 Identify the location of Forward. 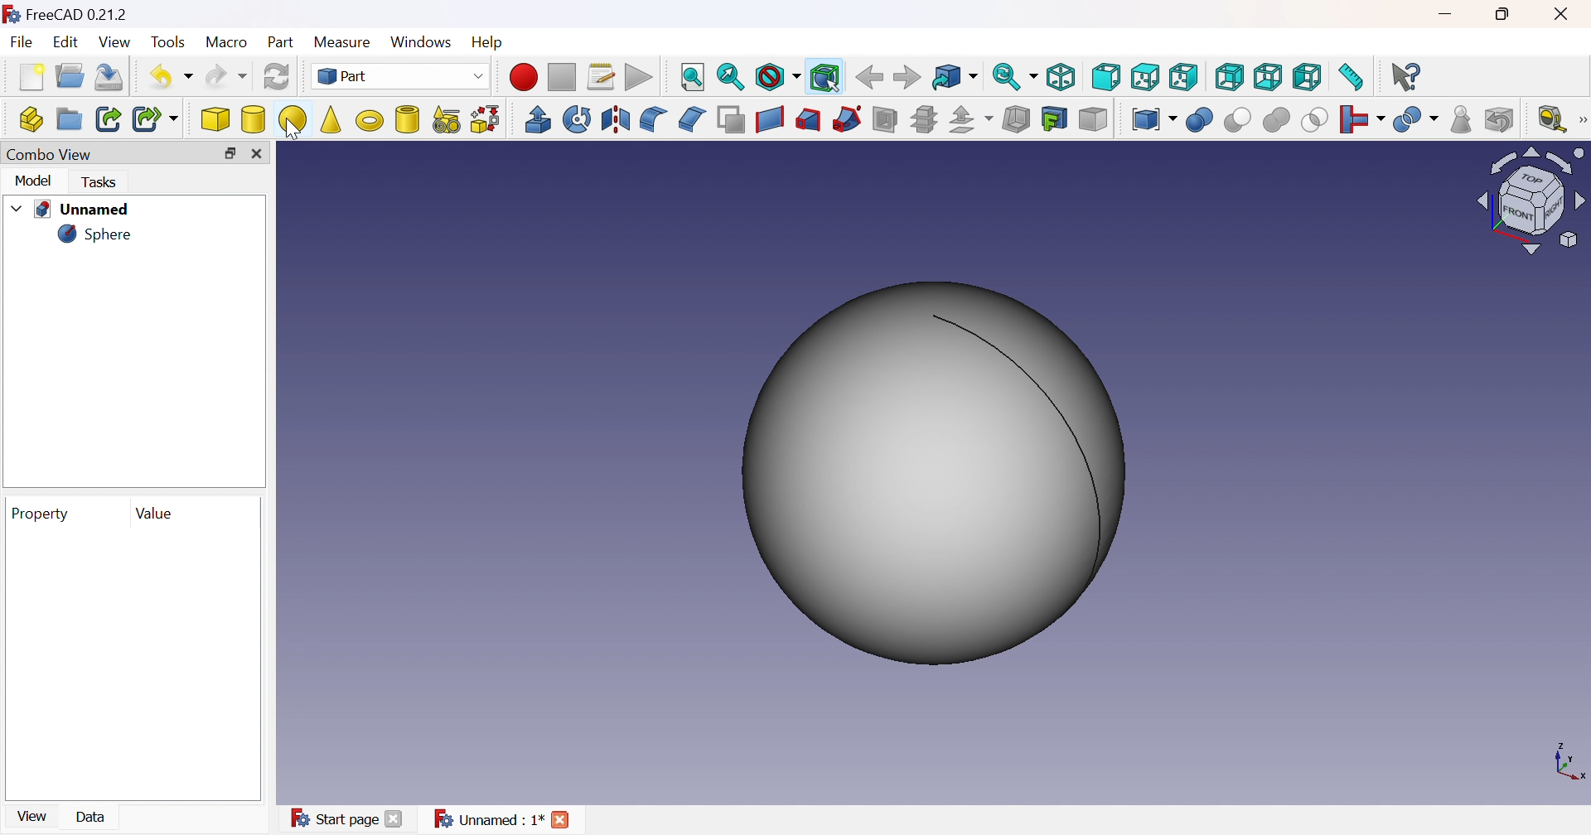
(907, 79).